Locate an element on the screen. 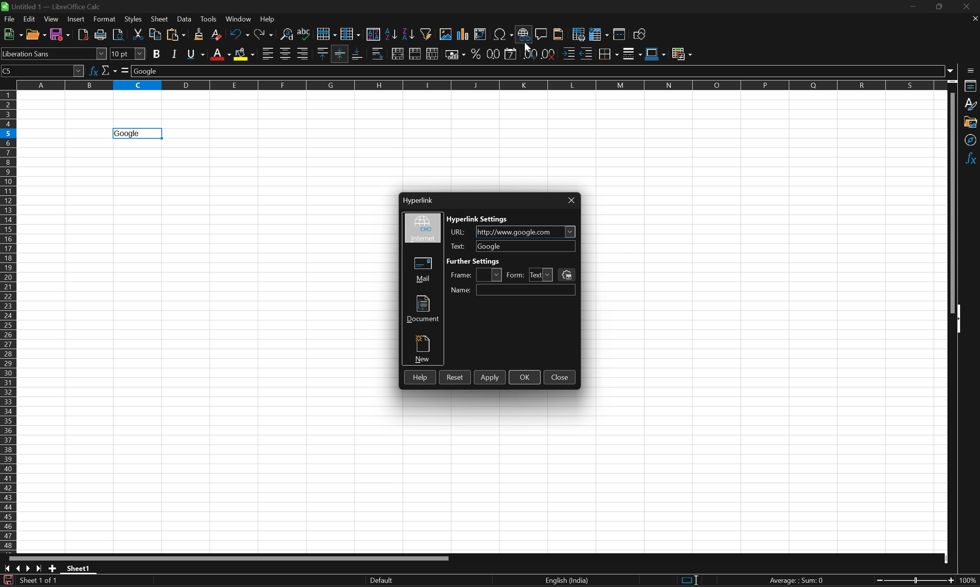 This screenshot has height=587, width=980. Slider is located at coordinates (914, 581).